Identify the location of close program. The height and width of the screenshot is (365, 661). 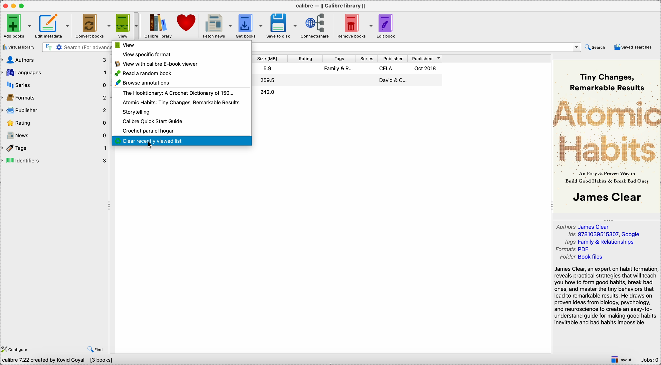
(5, 5).